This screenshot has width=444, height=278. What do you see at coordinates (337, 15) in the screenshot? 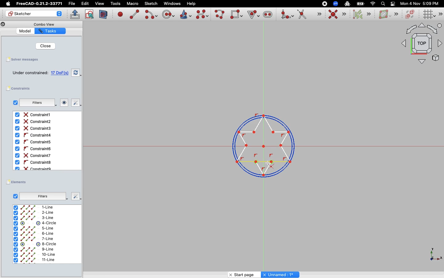
I see `Constraint coincident` at bounding box center [337, 15].